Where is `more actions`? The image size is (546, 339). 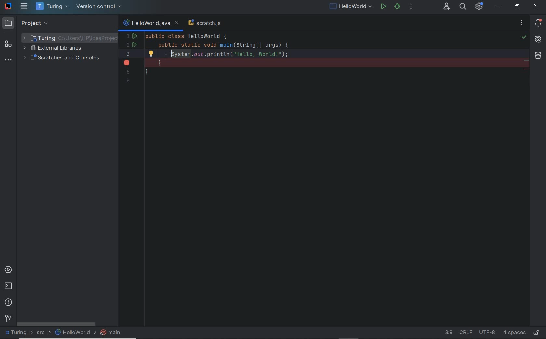 more actions is located at coordinates (411, 7).